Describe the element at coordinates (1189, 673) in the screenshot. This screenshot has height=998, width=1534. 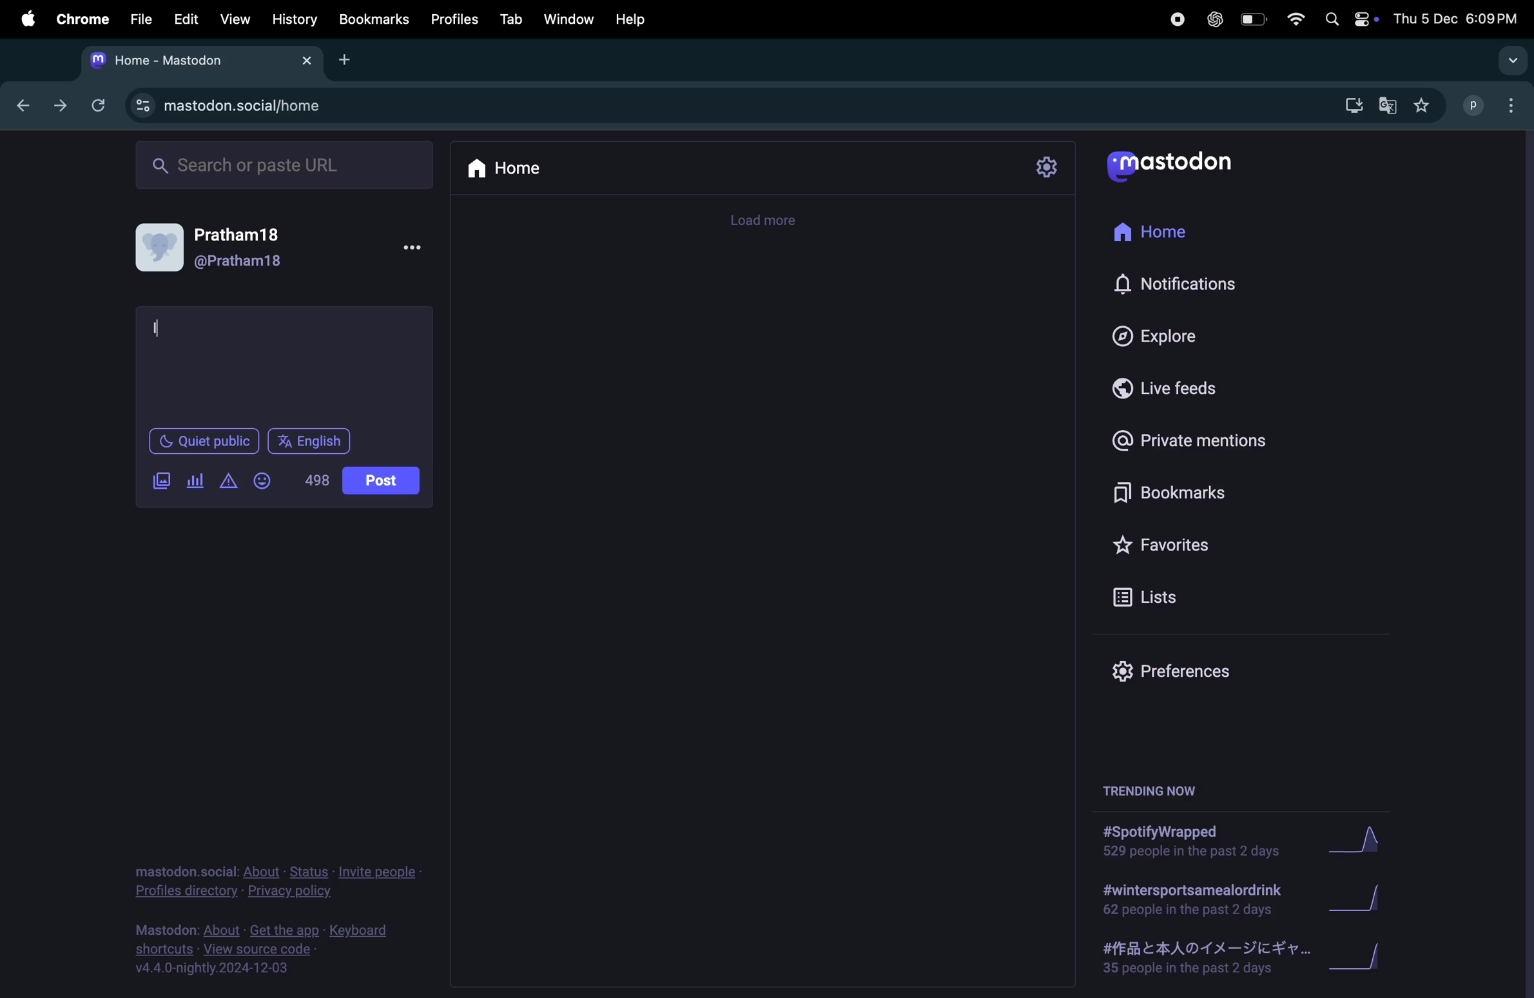
I see `prefences` at that location.